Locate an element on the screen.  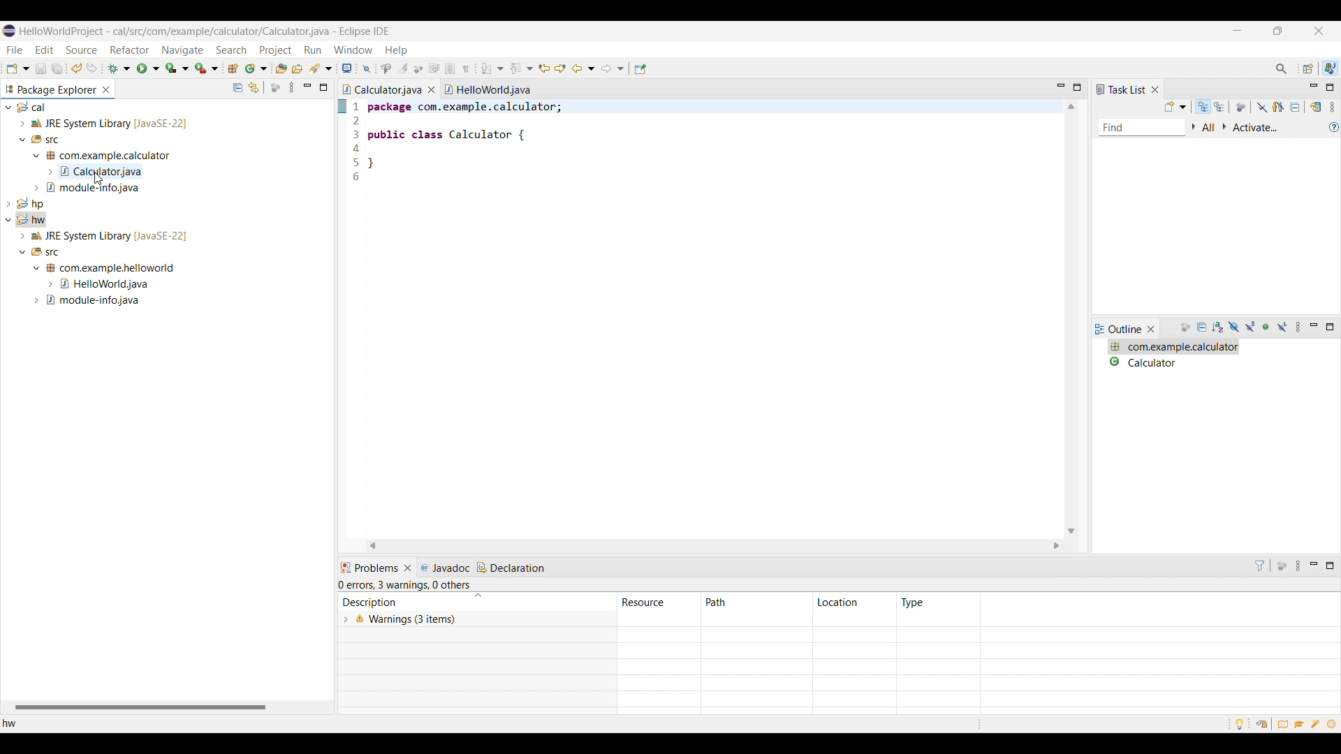
Minimize is located at coordinates (307, 87).